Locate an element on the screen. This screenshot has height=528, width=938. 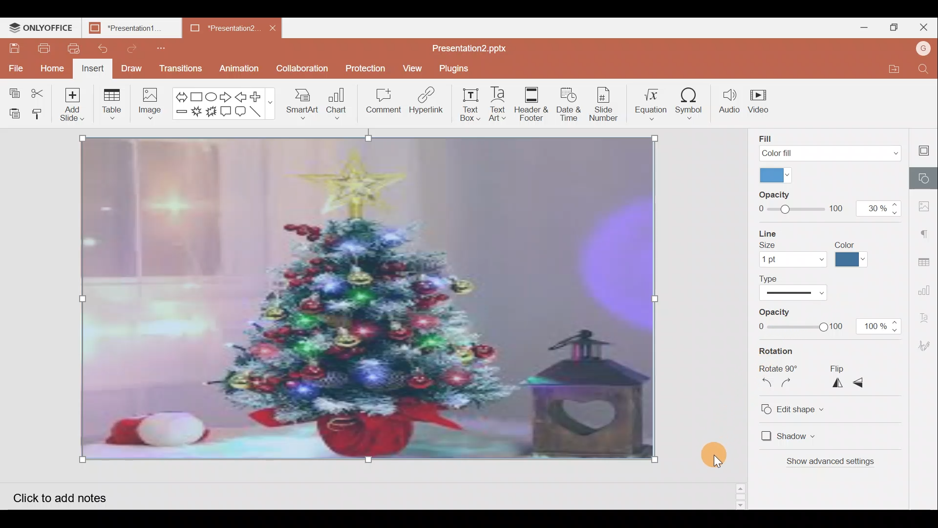
Copy style is located at coordinates (39, 113).